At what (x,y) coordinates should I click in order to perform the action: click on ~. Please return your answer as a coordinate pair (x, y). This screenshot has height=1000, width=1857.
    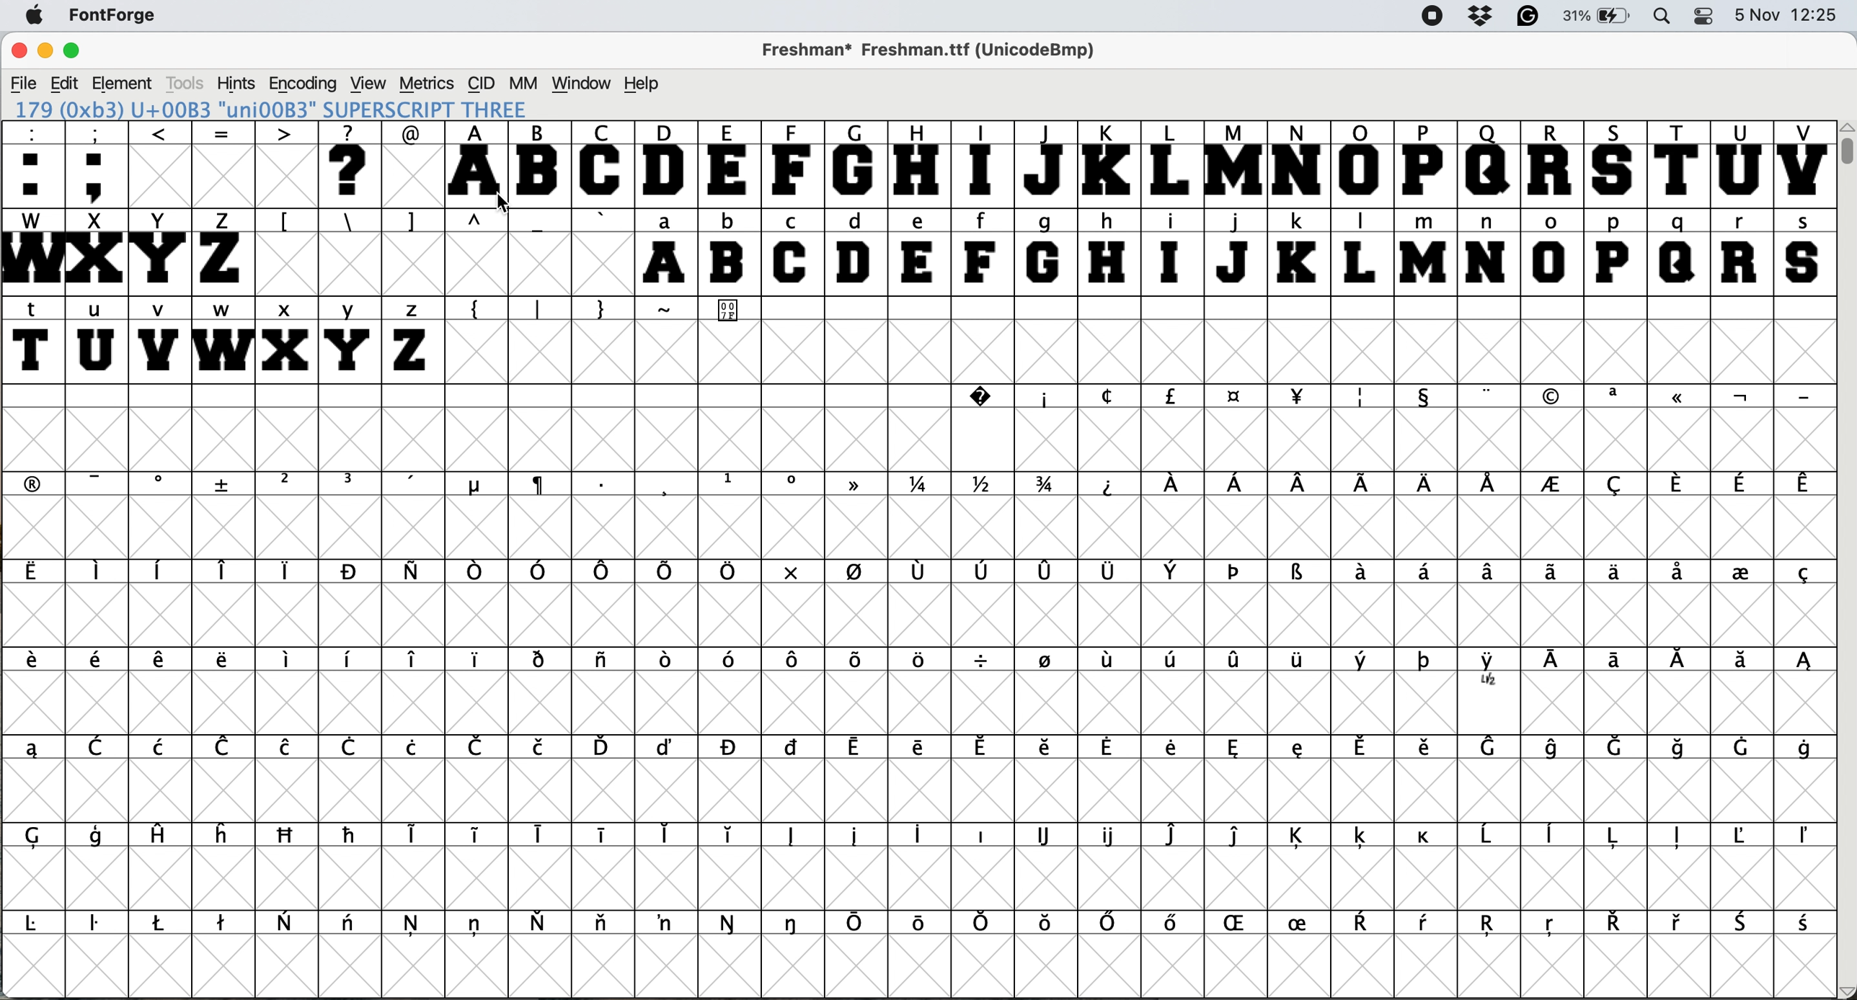
    Looking at the image, I should click on (668, 308).